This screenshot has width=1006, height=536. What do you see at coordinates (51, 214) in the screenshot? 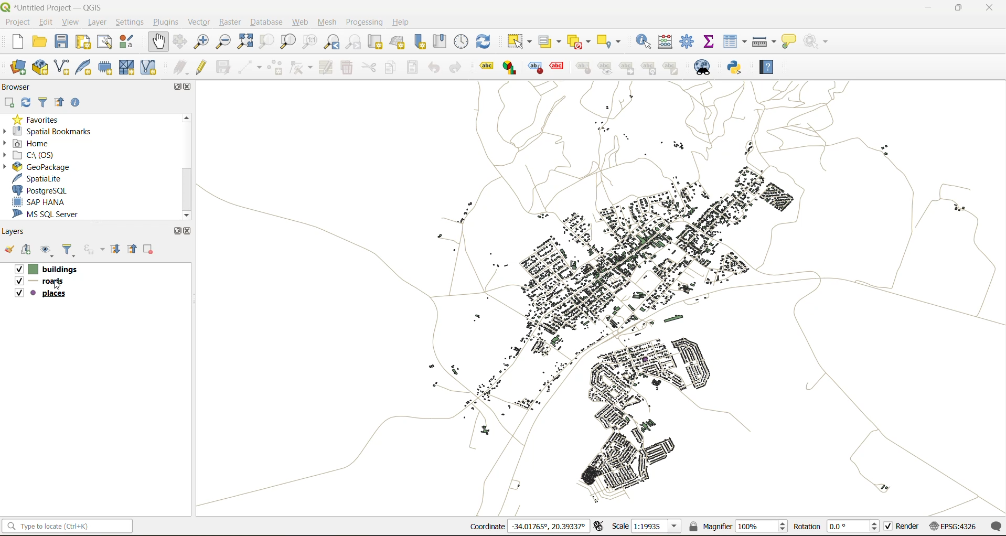
I see `ms sql server` at bounding box center [51, 214].